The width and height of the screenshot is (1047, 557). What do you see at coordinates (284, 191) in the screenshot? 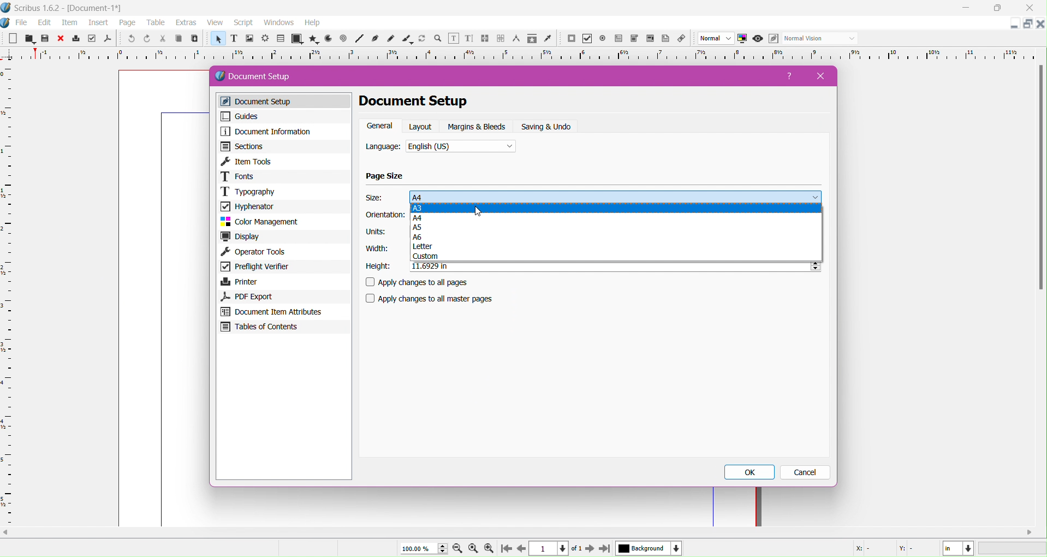
I see `Typography` at bounding box center [284, 191].